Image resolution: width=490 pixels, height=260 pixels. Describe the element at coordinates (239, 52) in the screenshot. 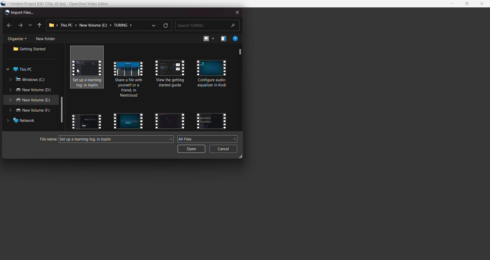

I see `scroll bar` at that location.